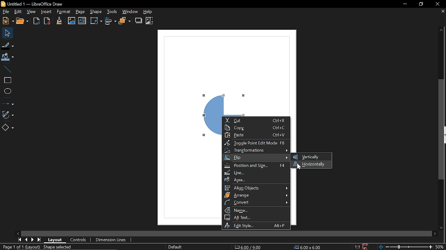  I want to click on Tools, so click(112, 12).